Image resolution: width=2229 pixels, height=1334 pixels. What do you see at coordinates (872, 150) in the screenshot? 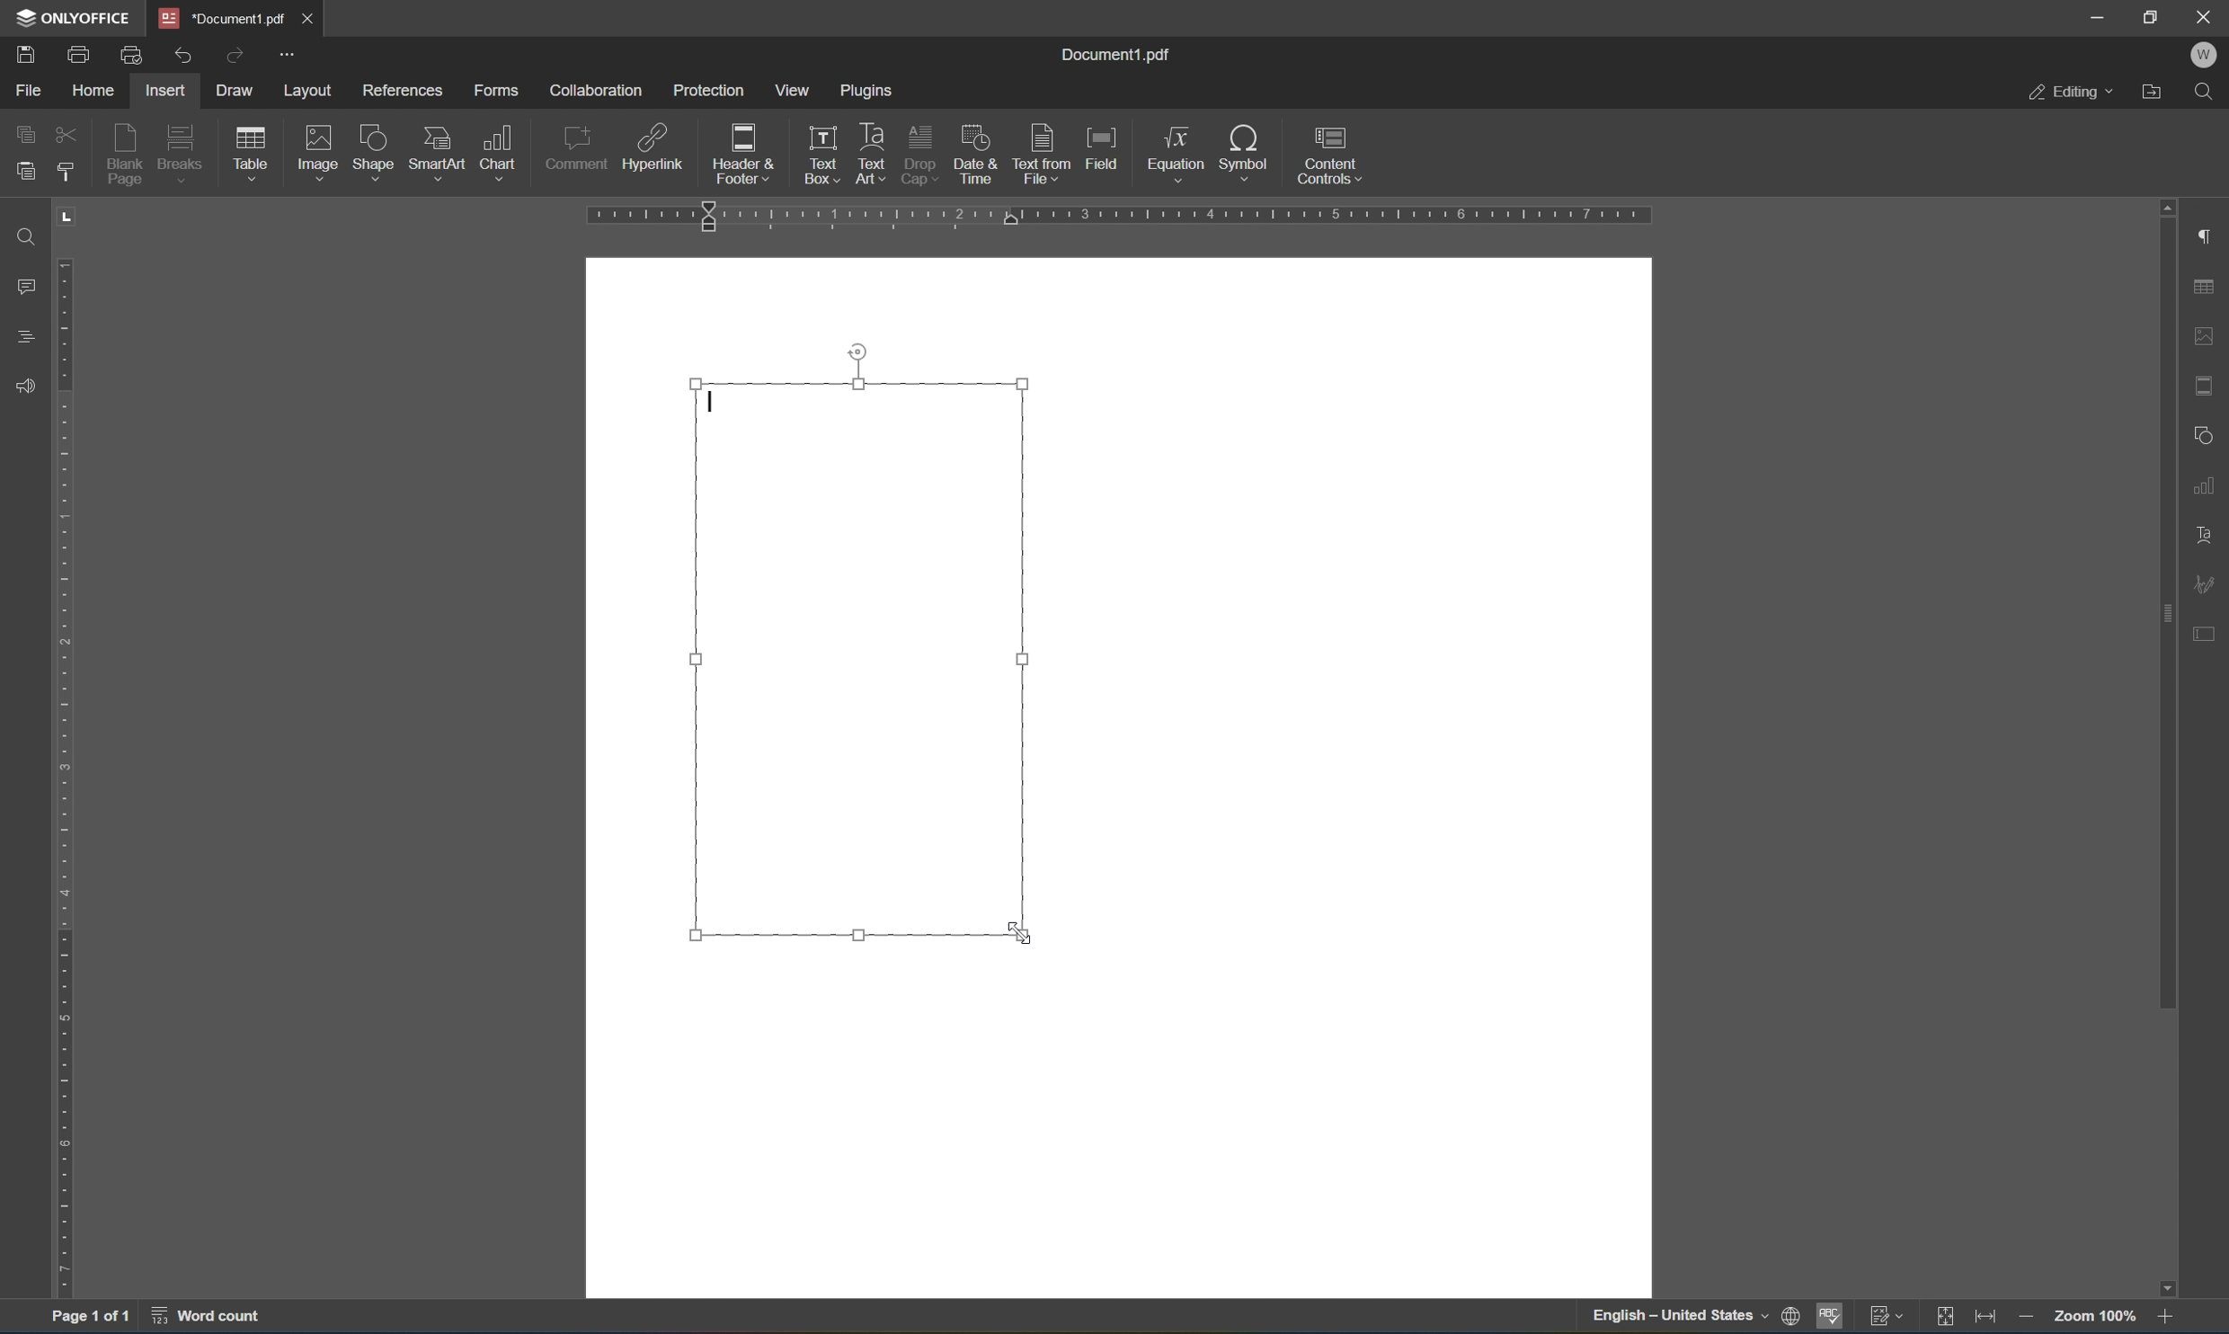
I see `text art` at bounding box center [872, 150].